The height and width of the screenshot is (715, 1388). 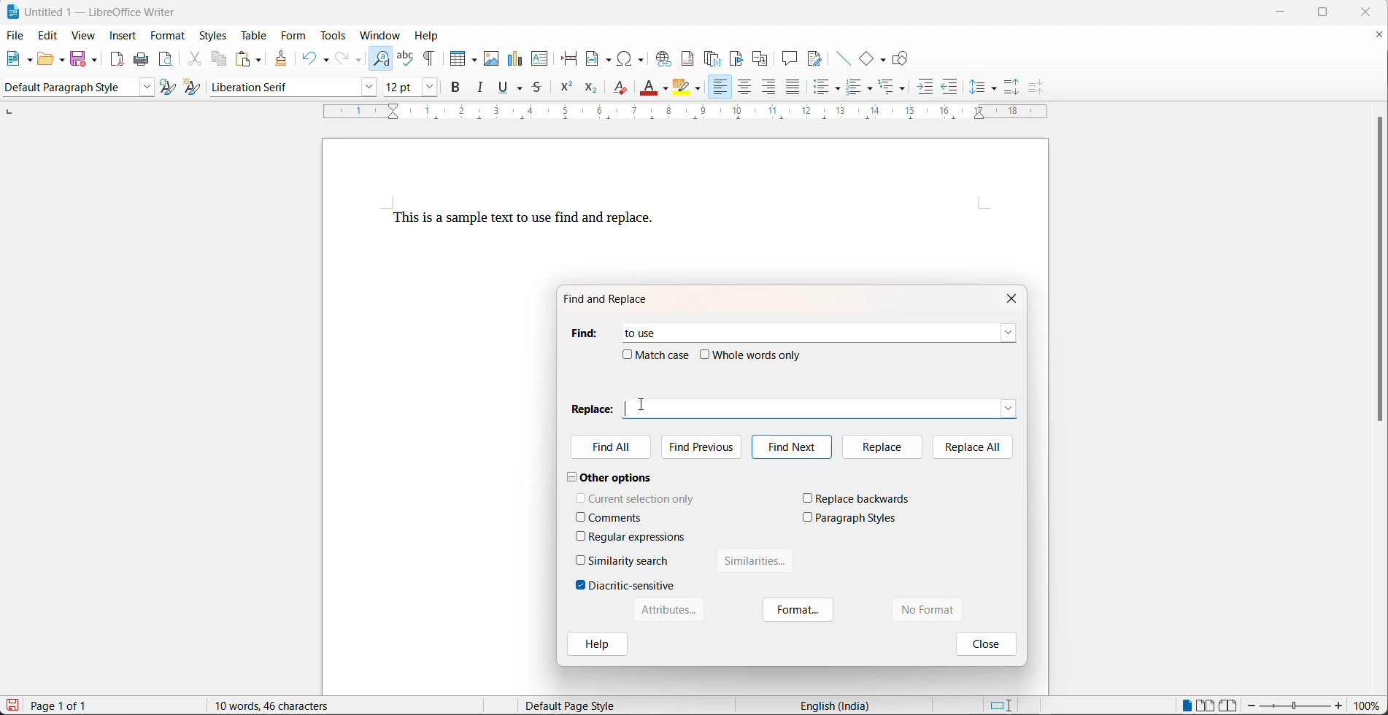 I want to click on decrease zoom, so click(x=1252, y=706).